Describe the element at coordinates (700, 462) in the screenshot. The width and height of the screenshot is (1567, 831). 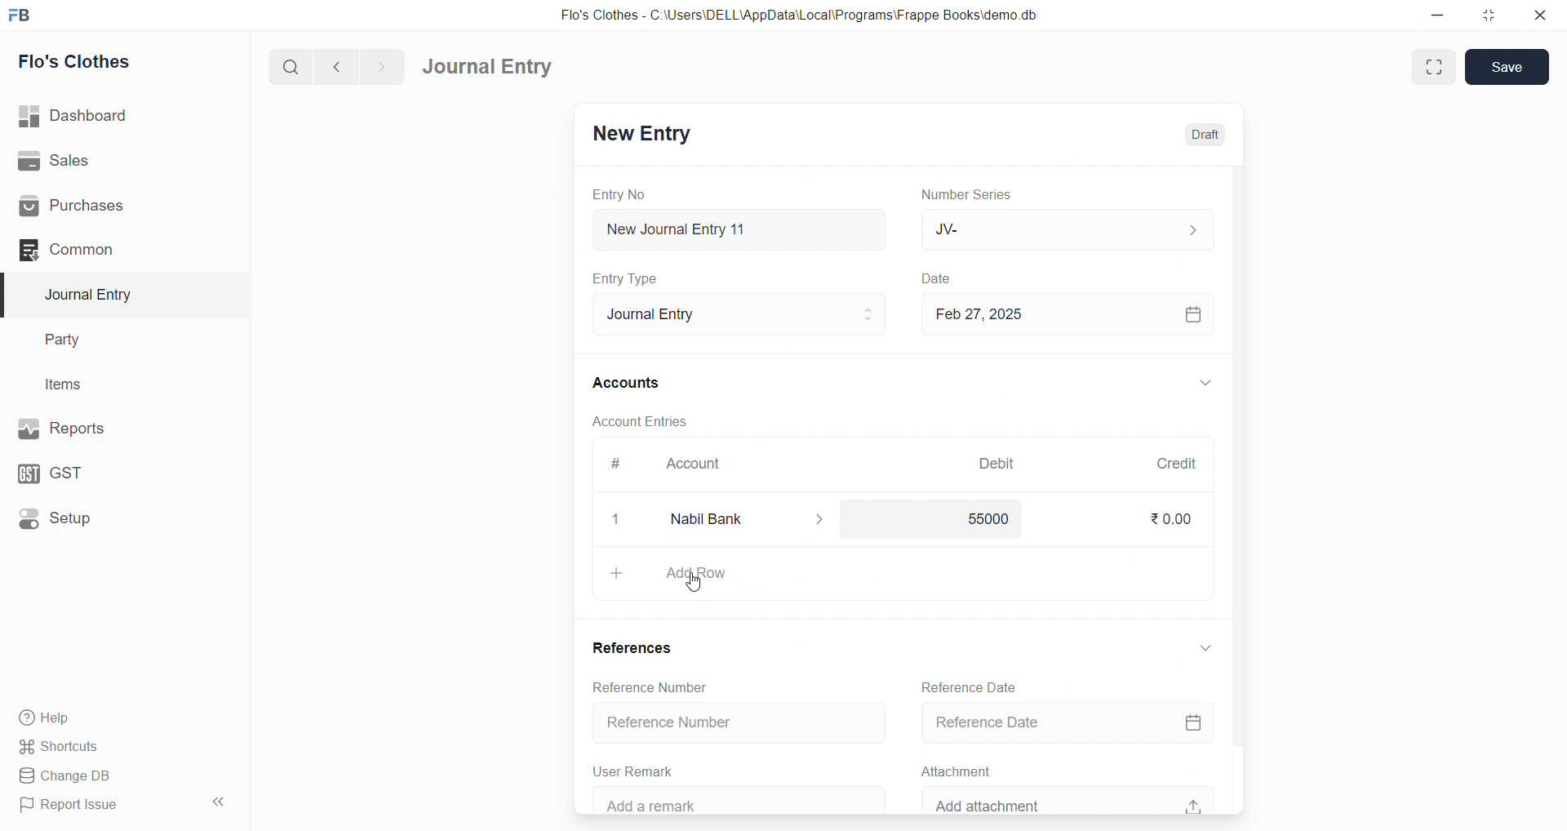
I see `Account` at that location.